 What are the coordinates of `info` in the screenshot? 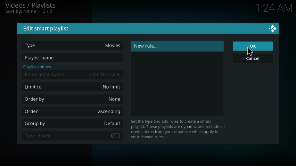 It's located at (178, 129).